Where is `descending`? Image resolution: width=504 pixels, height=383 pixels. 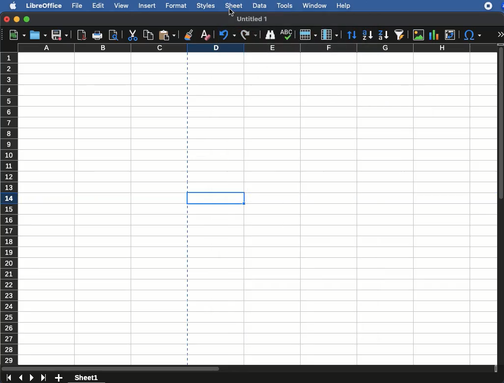 descending is located at coordinates (383, 36).